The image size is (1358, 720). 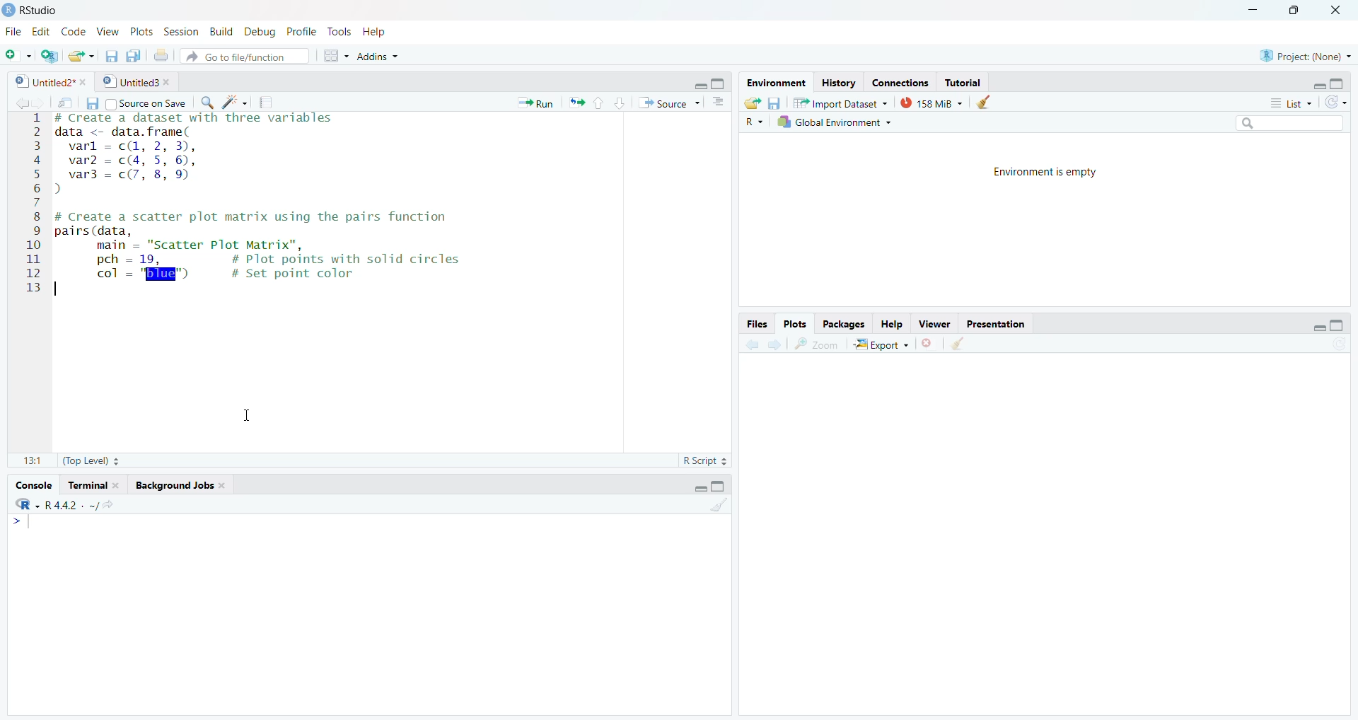 I want to click on Minimize/maximize, so click(x=1325, y=323).